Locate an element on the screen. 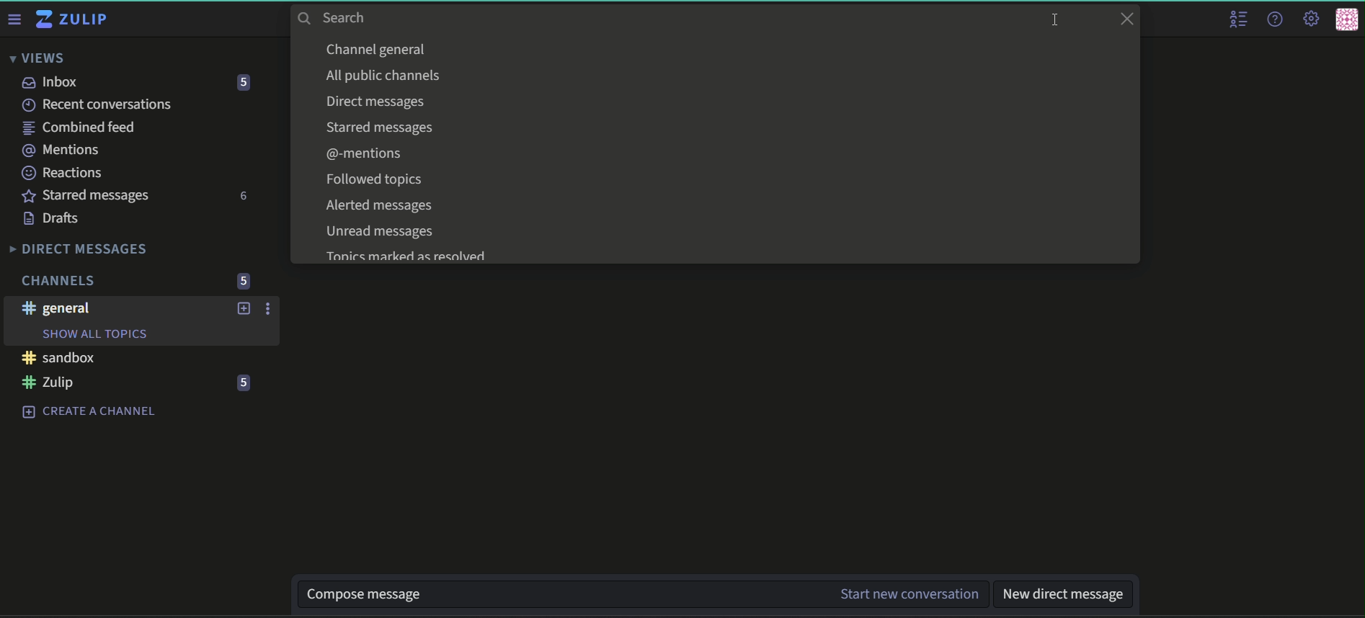 The width and height of the screenshot is (1365, 618). number is located at coordinates (244, 384).